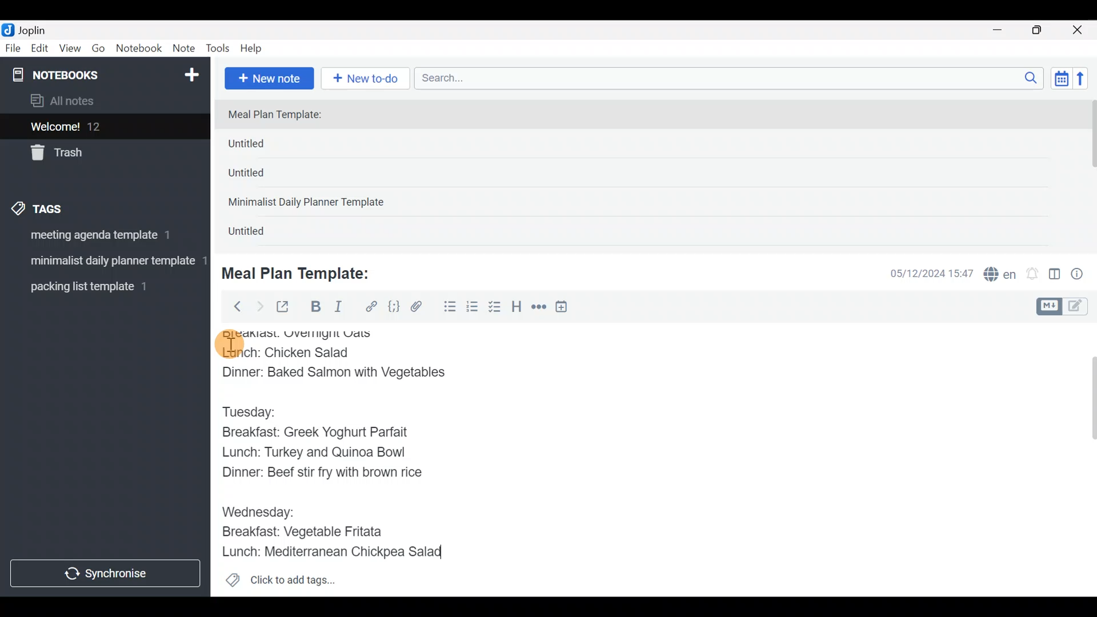 This screenshot has width=1097, height=617. Describe the element at coordinates (262, 177) in the screenshot. I see `Untitled` at that location.